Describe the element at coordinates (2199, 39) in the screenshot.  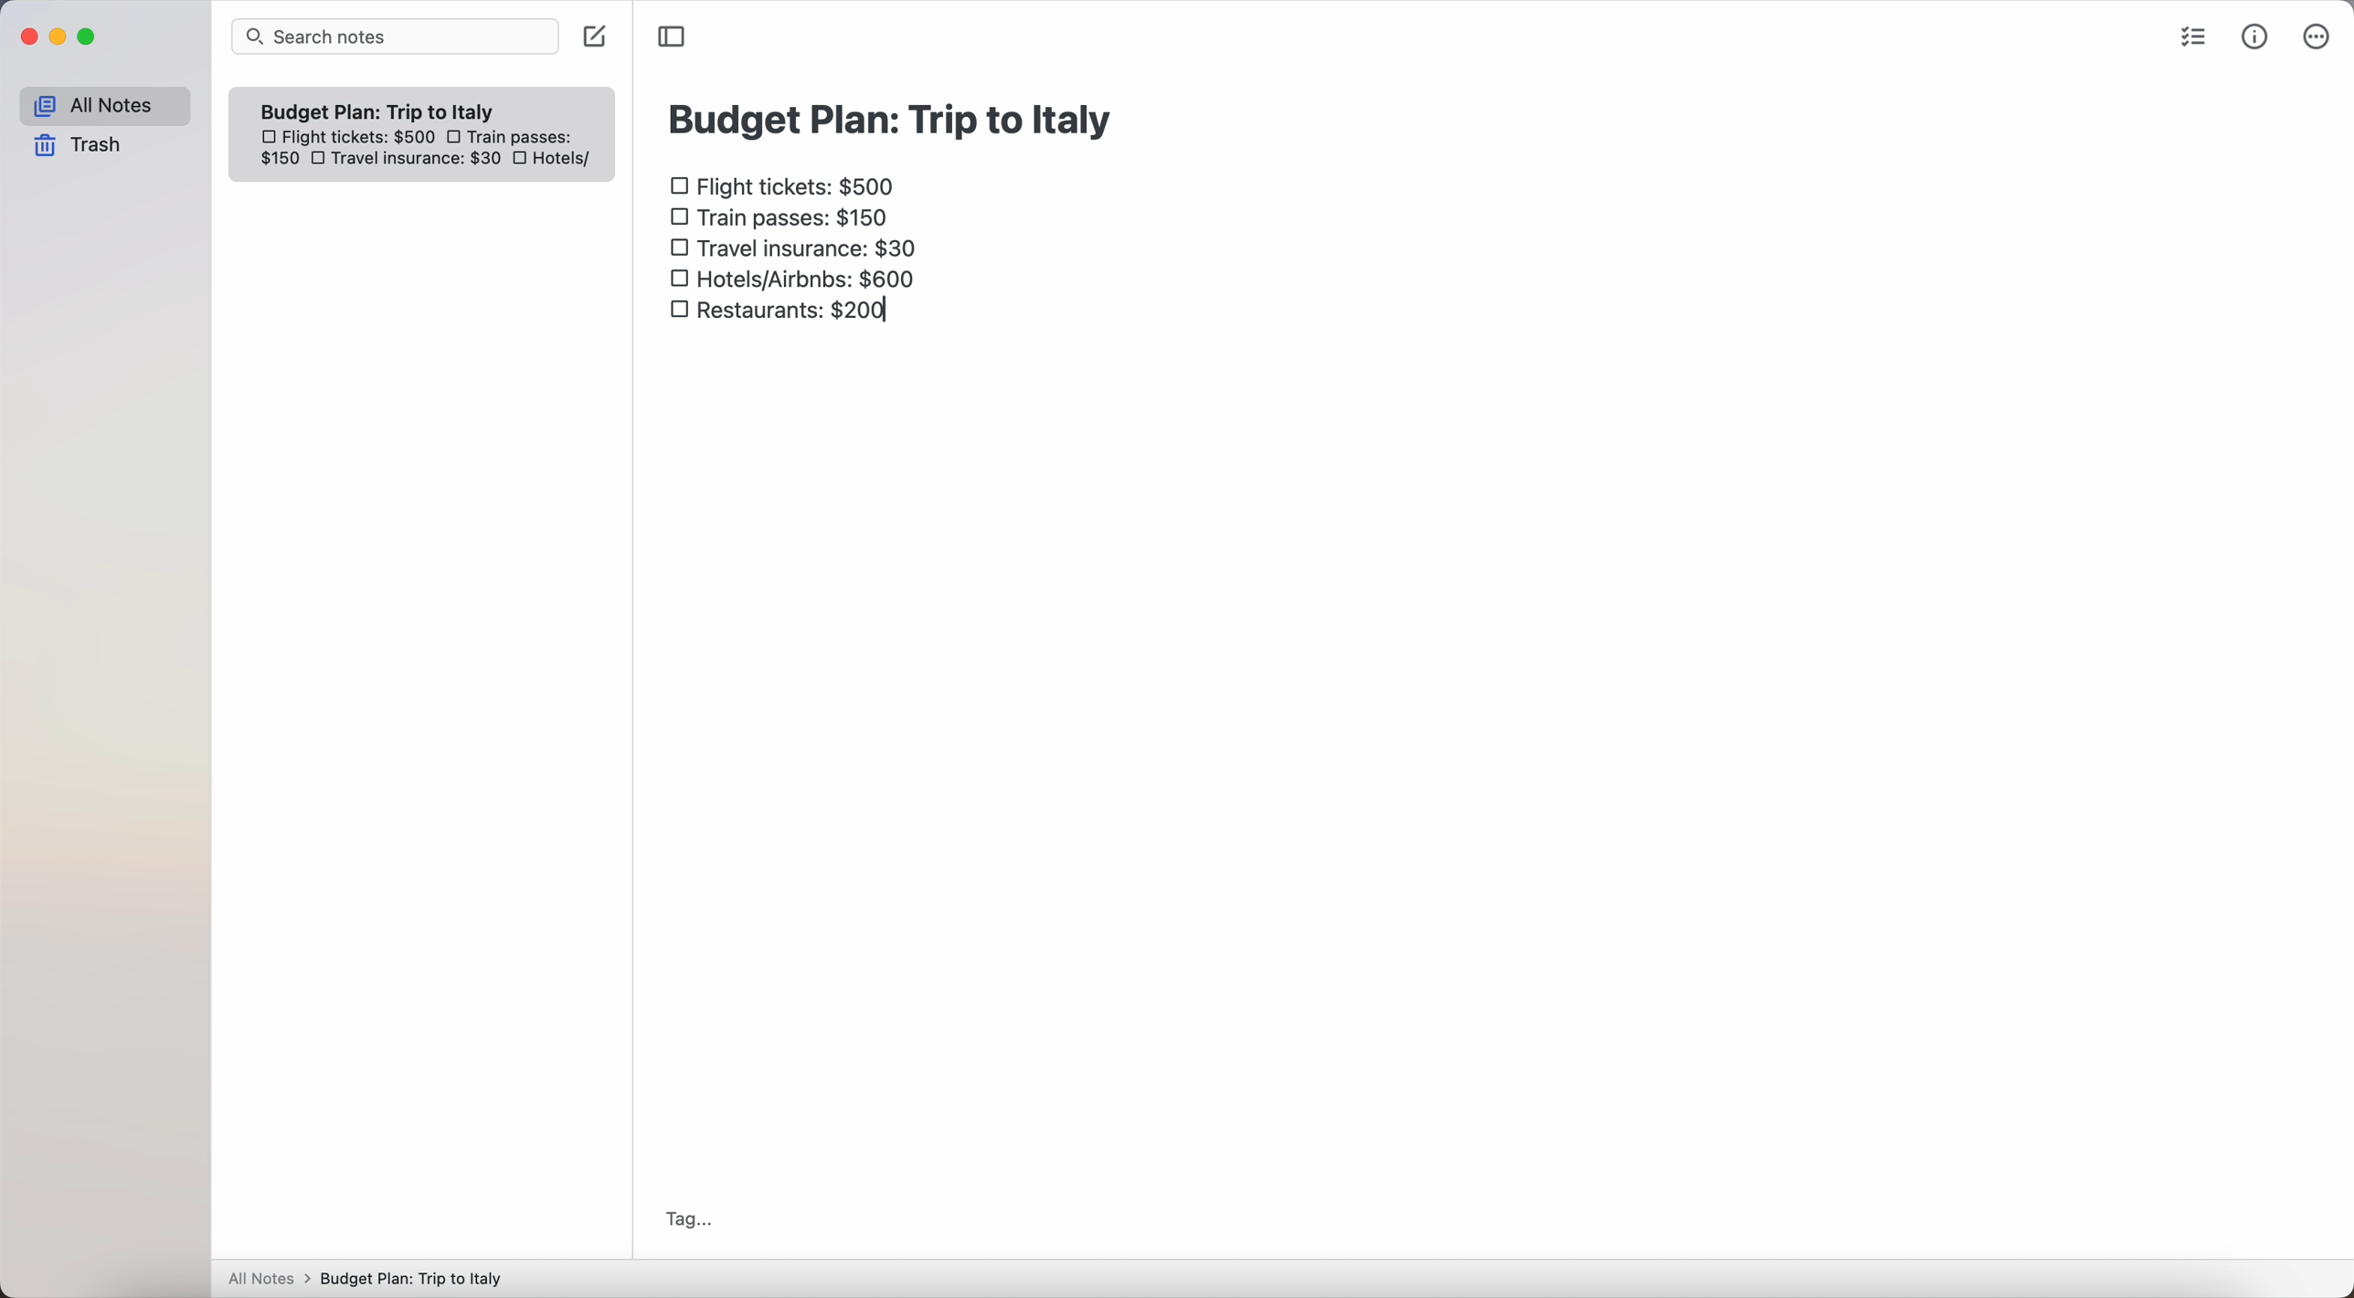
I see `check list` at that location.